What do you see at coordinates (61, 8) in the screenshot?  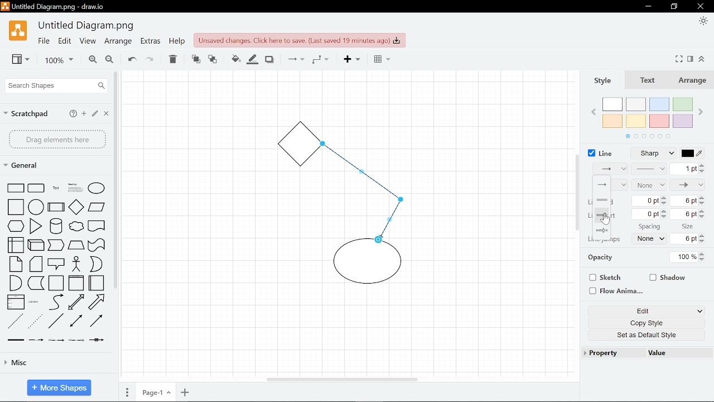 I see `Untitled Diagram.png - draw.io` at bounding box center [61, 8].